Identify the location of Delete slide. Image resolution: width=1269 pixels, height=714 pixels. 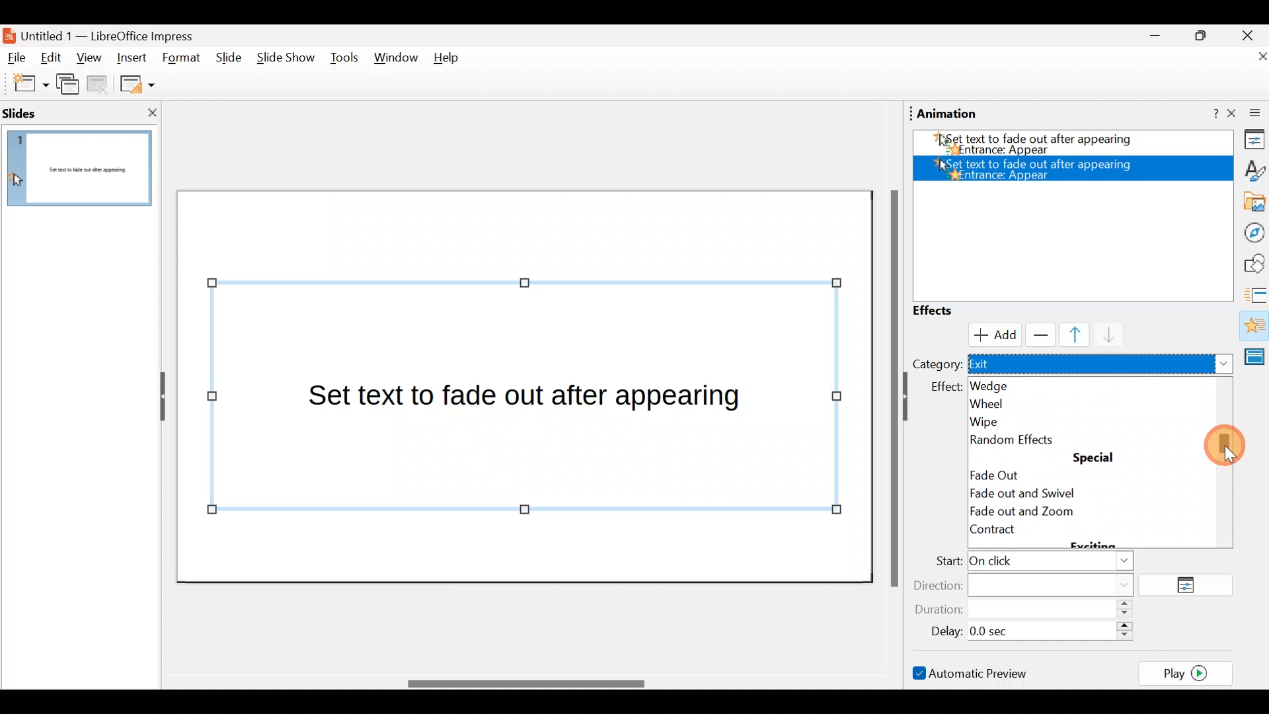
(100, 86).